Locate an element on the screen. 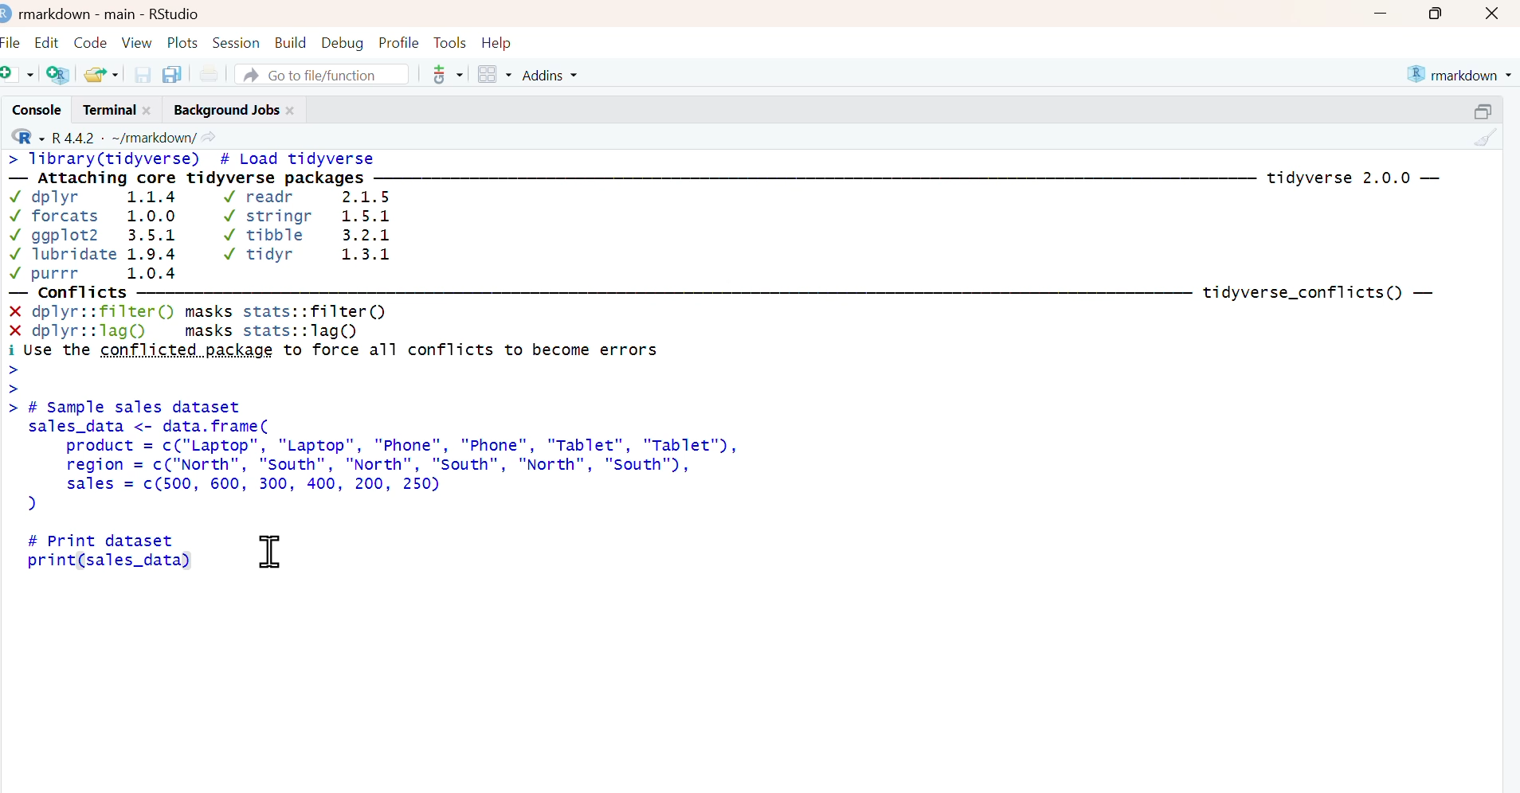 The image size is (1520, 793). ~/markdown is located at coordinates (151, 136).